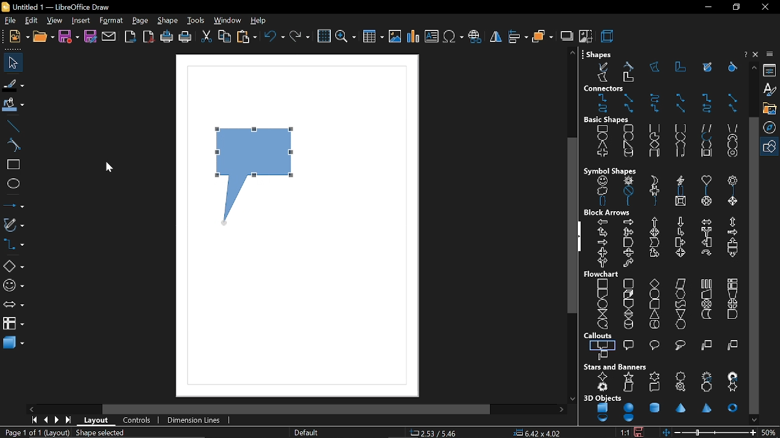  I want to click on ellipse, so click(603, 137).